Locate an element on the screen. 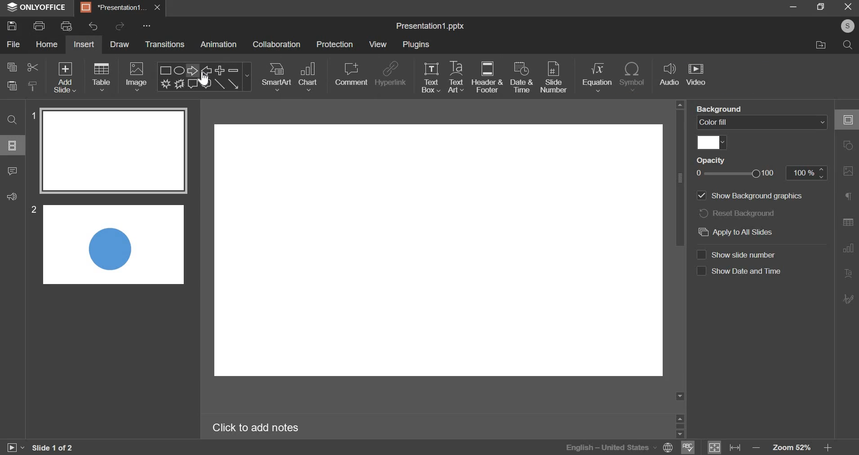 This screenshot has width=859, height=455. show date and time is located at coordinates (740, 272).